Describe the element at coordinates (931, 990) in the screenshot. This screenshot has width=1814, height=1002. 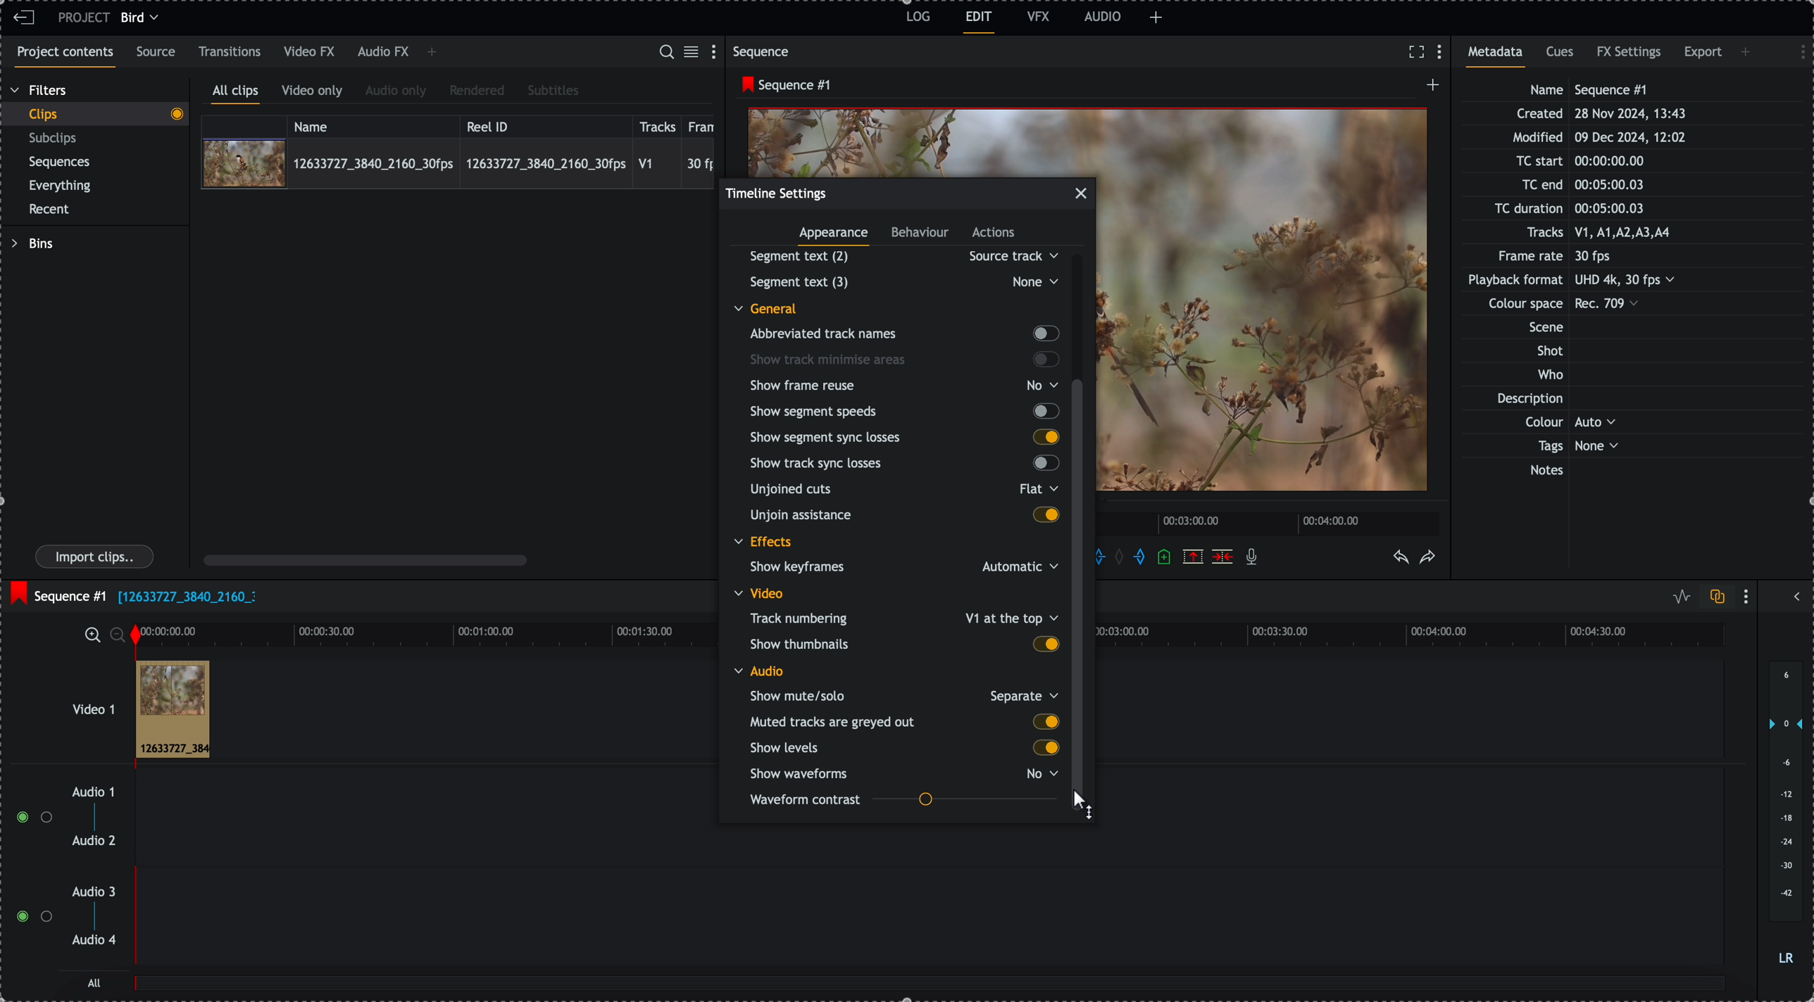
I see `all` at that location.